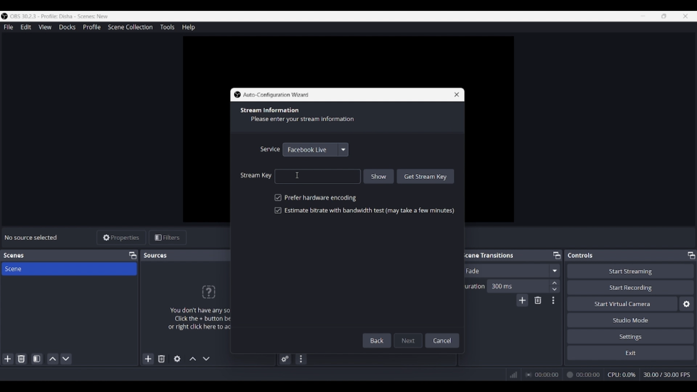 Image resolution: width=697 pixels, height=392 pixels. Describe the element at coordinates (664, 16) in the screenshot. I see `Show interface in a smaller tab` at that location.